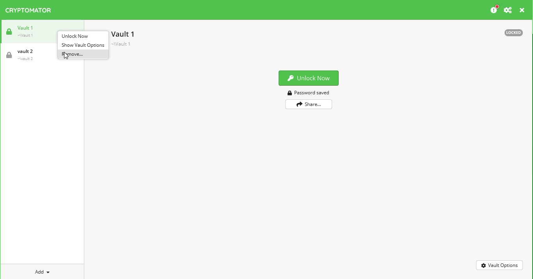 Image resolution: width=533 pixels, height=279 pixels. Describe the element at coordinates (29, 10) in the screenshot. I see `cryptomator` at that location.